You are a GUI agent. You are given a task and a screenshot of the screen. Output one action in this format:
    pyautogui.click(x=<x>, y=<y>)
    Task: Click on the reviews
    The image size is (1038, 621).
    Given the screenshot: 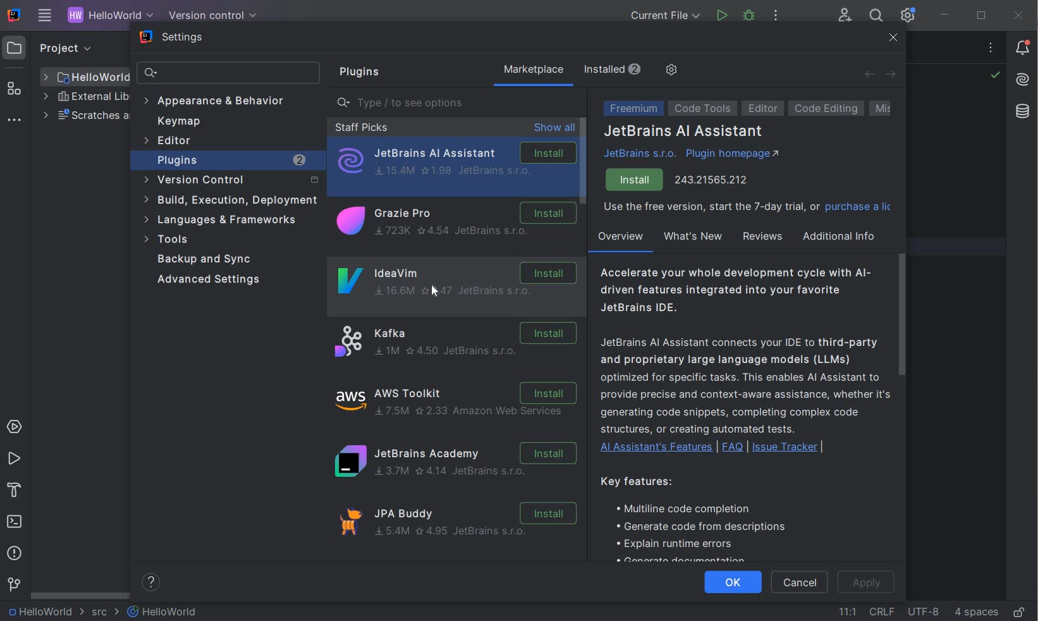 What is the action you would take?
    pyautogui.click(x=761, y=237)
    